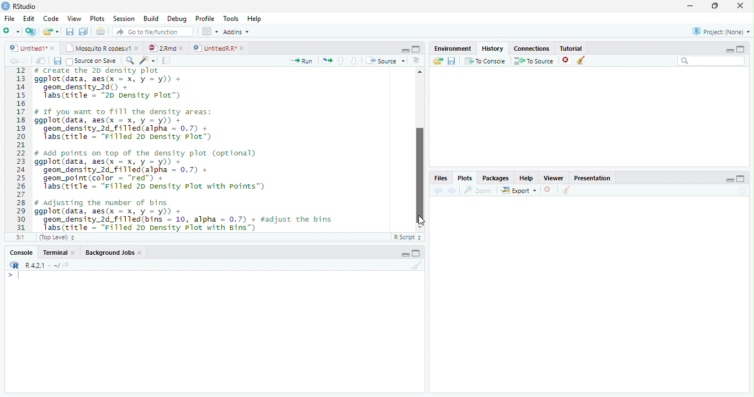  What do you see at coordinates (452, 49) in the screenshot?
I see `Environment` at bounding box center [452, 49].